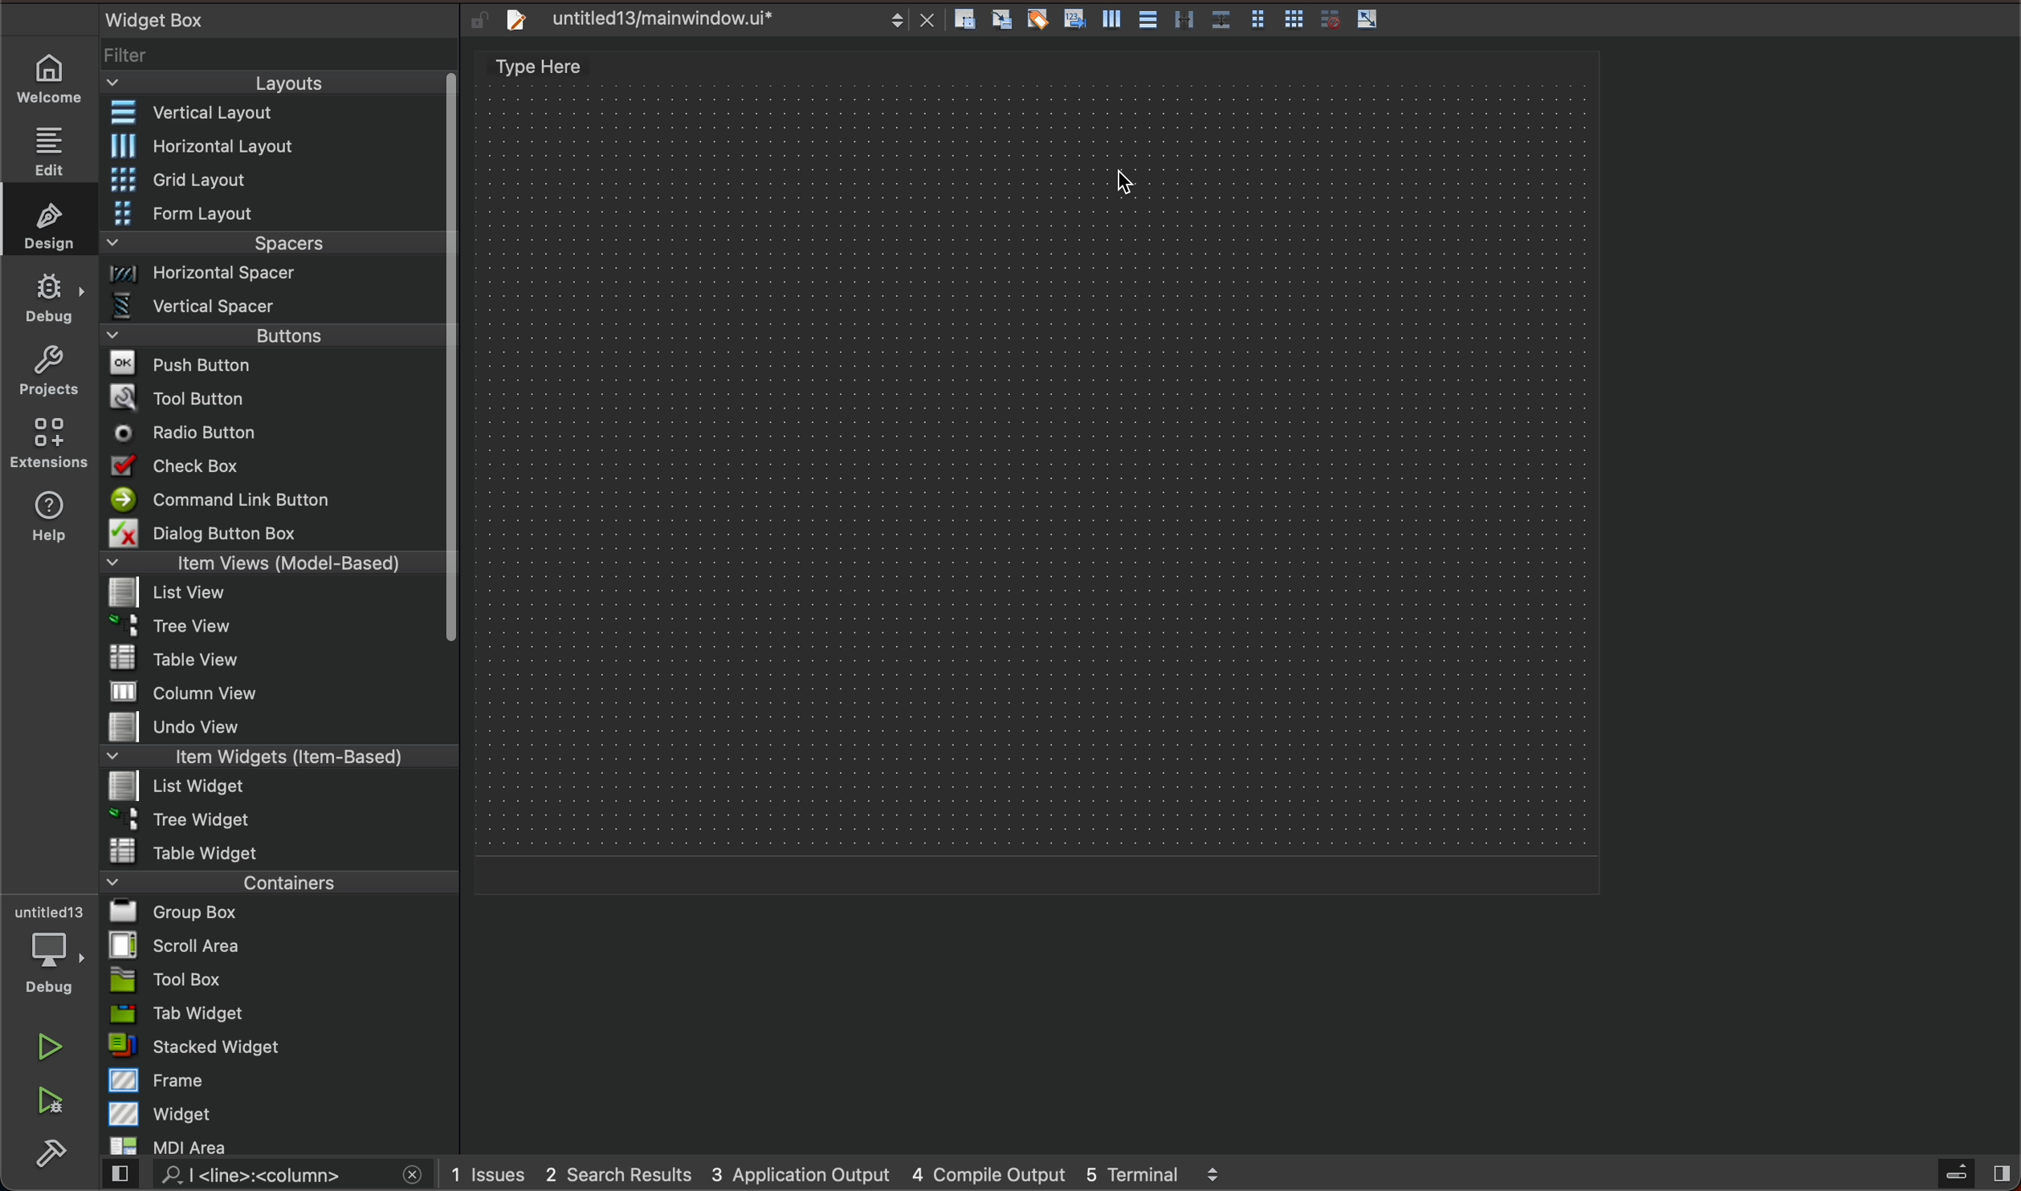  I want to click on MDI Area, so click(269, 1146).